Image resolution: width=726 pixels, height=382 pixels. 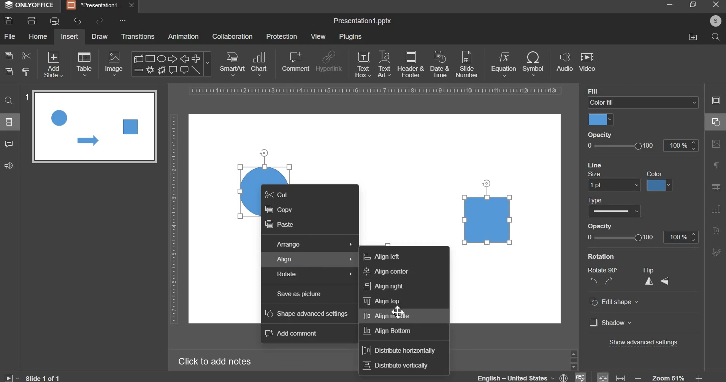 I want to click on copy, so click(x=278, y=210).